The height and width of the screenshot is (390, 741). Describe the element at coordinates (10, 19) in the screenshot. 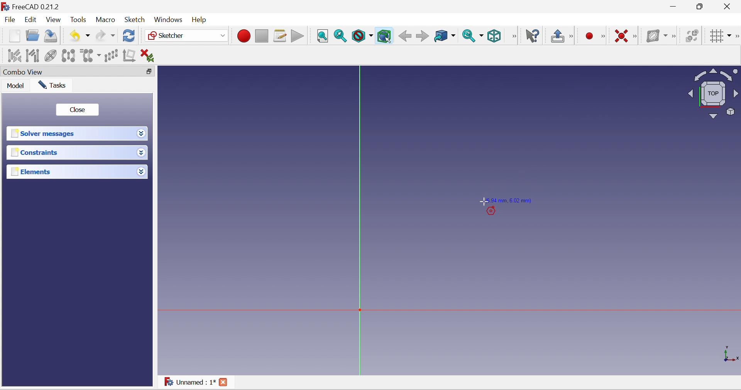

I see `File` at that location.